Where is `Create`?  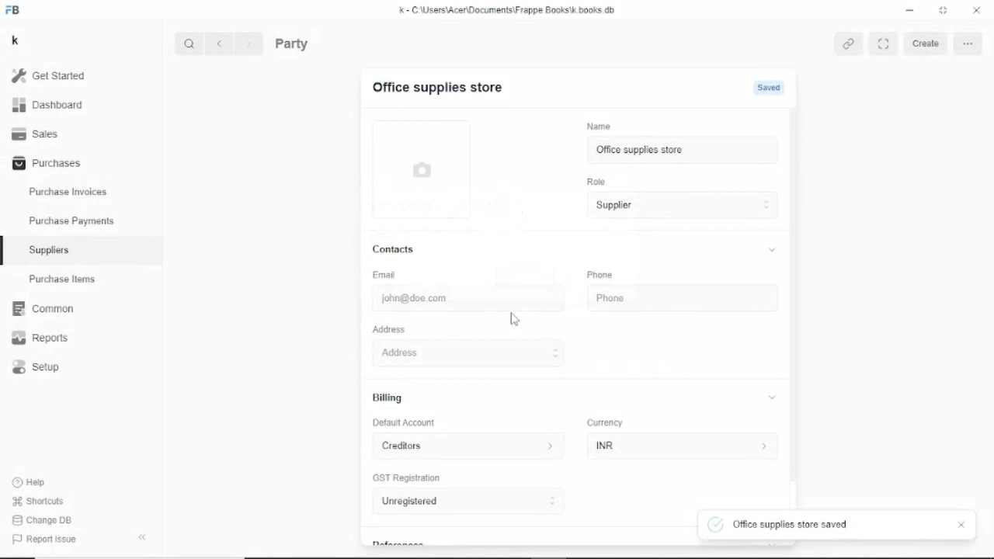
Create is located at coordinates (929, 43).